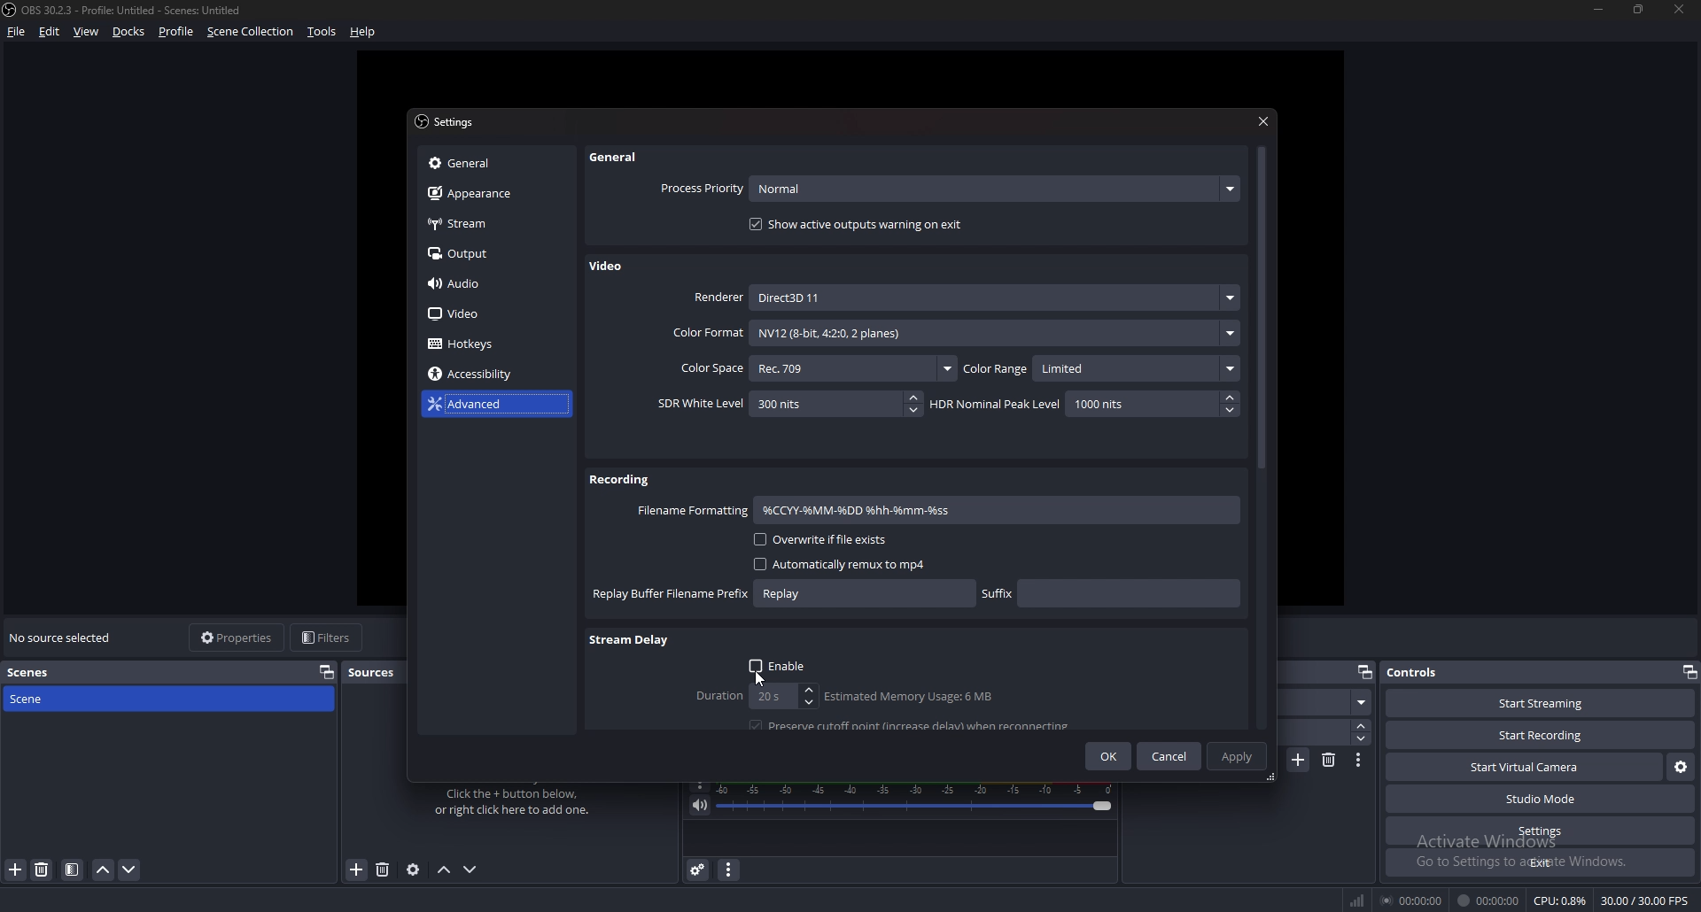  I want to click on exit, so click(1542, 862).